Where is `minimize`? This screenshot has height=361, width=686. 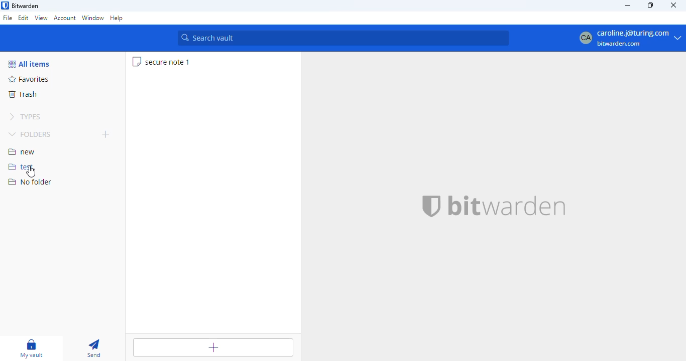
minimize is located at coordinates (628, 6).